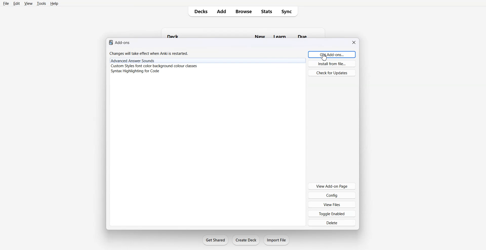 This screenshot has height=250, width=486. What do you see at coordinates (332, 54) in the screenshot?
I see `Get Add-ons` at bounding box center [332, 54].